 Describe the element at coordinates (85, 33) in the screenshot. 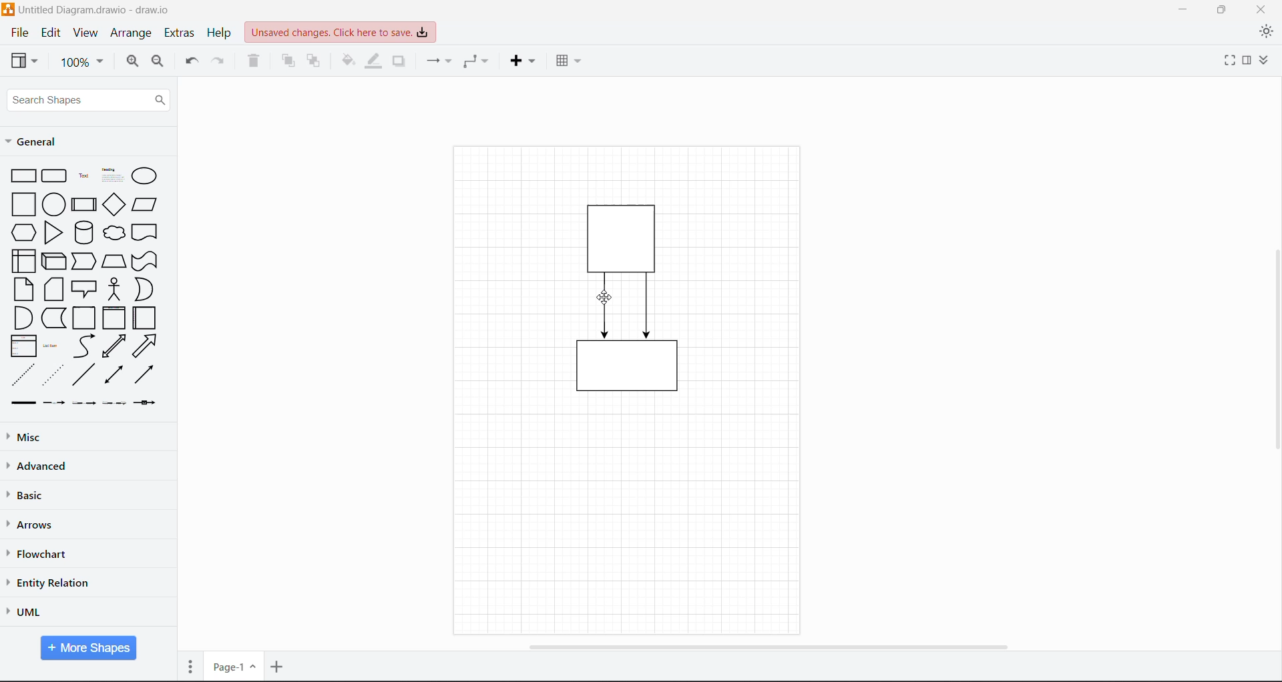

I see `View` at that location.